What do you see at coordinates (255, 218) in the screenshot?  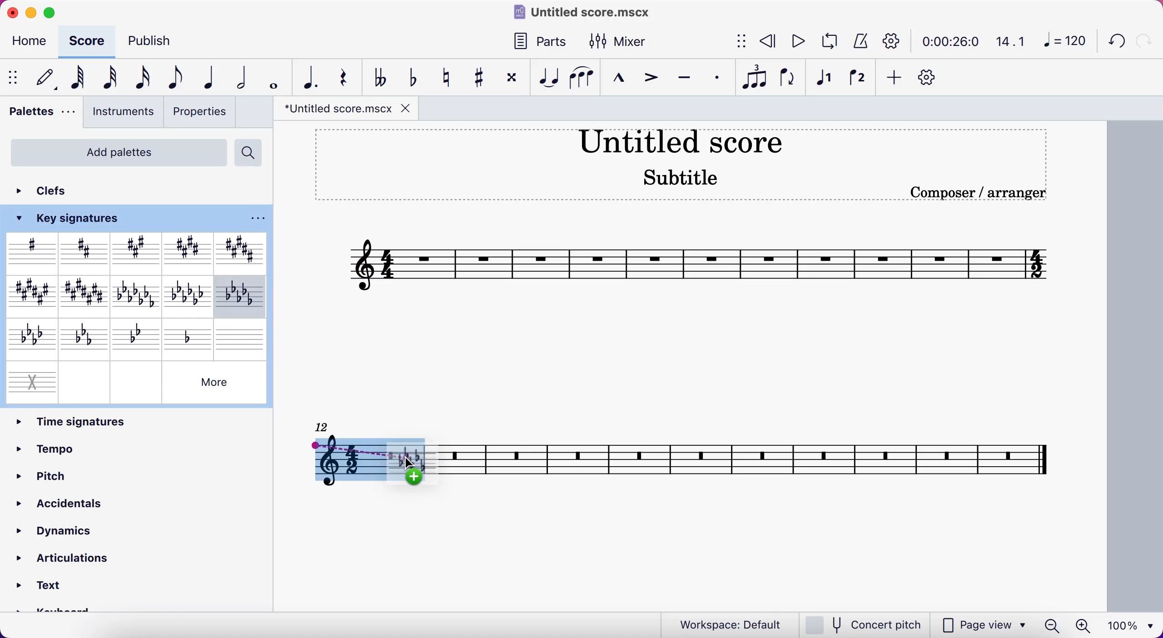 I see `options` at bounding box center [255, 218].